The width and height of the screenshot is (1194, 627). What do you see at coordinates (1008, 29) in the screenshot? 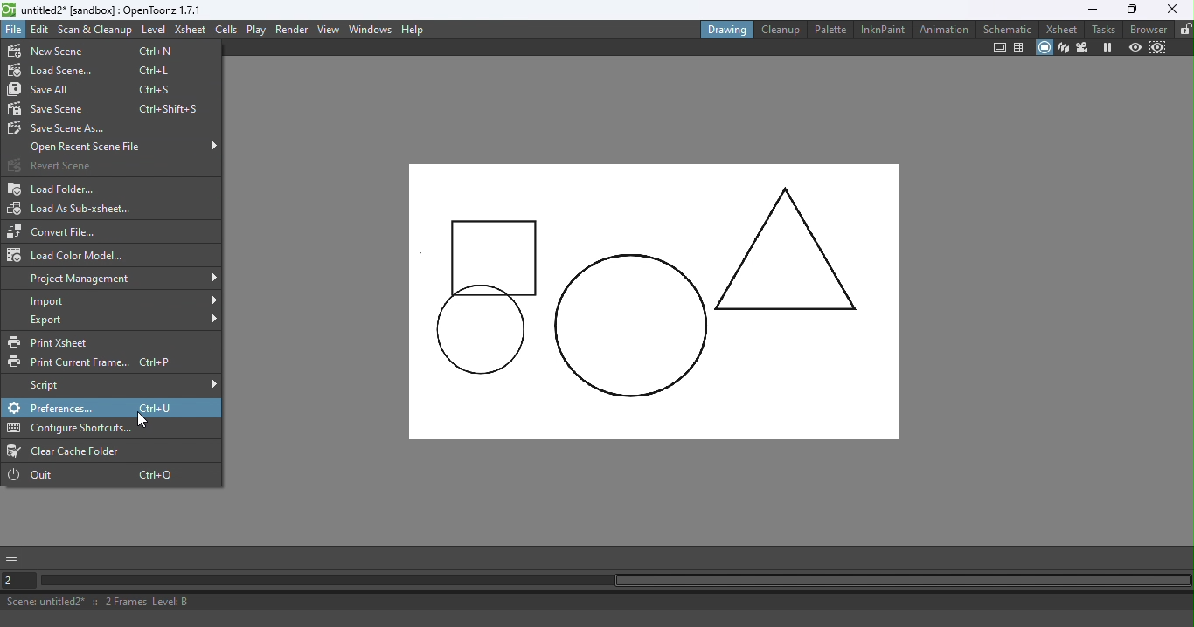
I see `Schematic` at bounding box center [1008, 29].